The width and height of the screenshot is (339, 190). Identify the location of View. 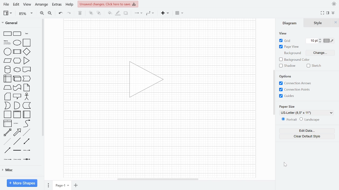
(283, 33).